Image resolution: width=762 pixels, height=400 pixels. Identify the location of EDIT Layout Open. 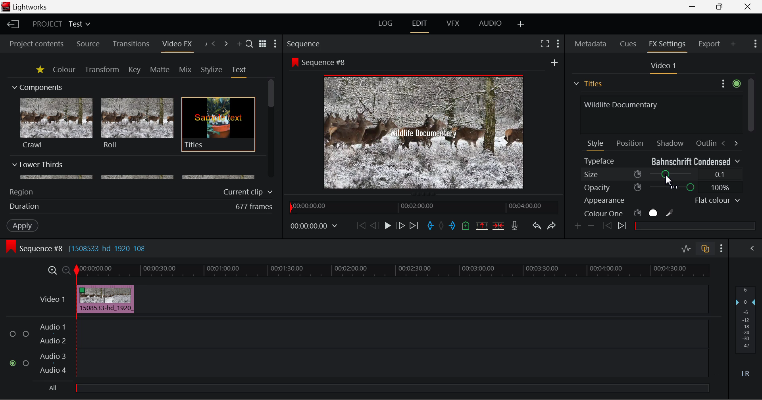
(421, 26).